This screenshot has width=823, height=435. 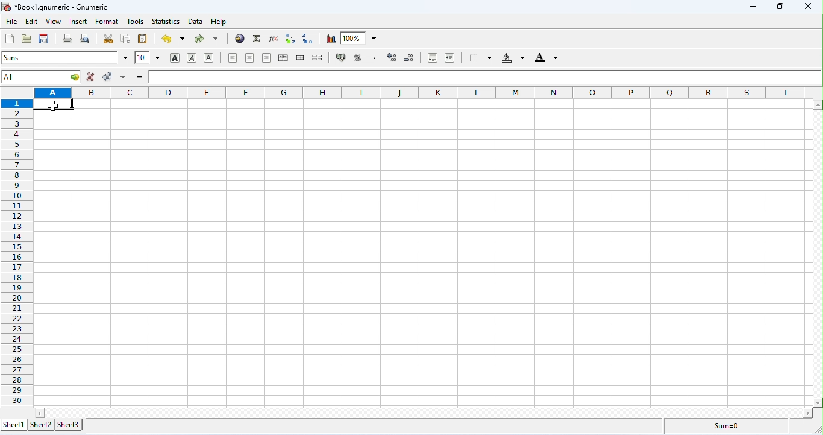 What do you see at coordinates (67, 39) in the screenshot?
I see `print` at bounding box center [67, 39].